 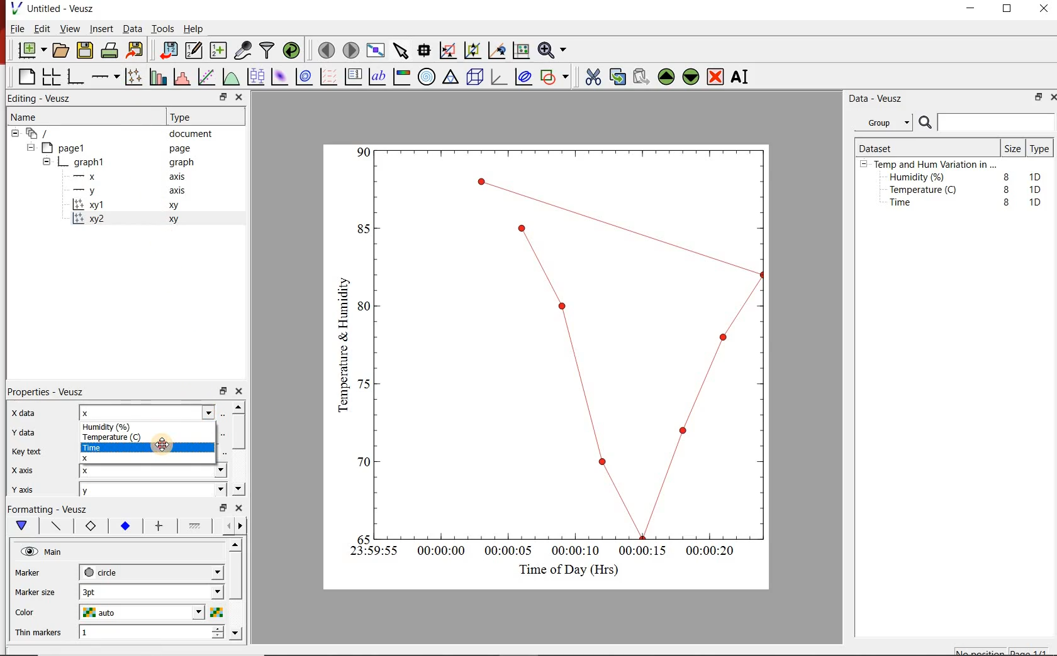 What do you see at coordinates (473, 52) in the screenshot?
I see `click to zoom out of graph axes` at bounding box center [473, 52].